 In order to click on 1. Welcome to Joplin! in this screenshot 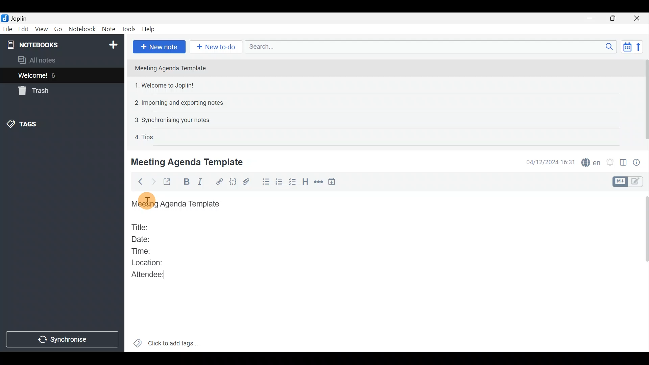, I will do `click(166, 85)`.